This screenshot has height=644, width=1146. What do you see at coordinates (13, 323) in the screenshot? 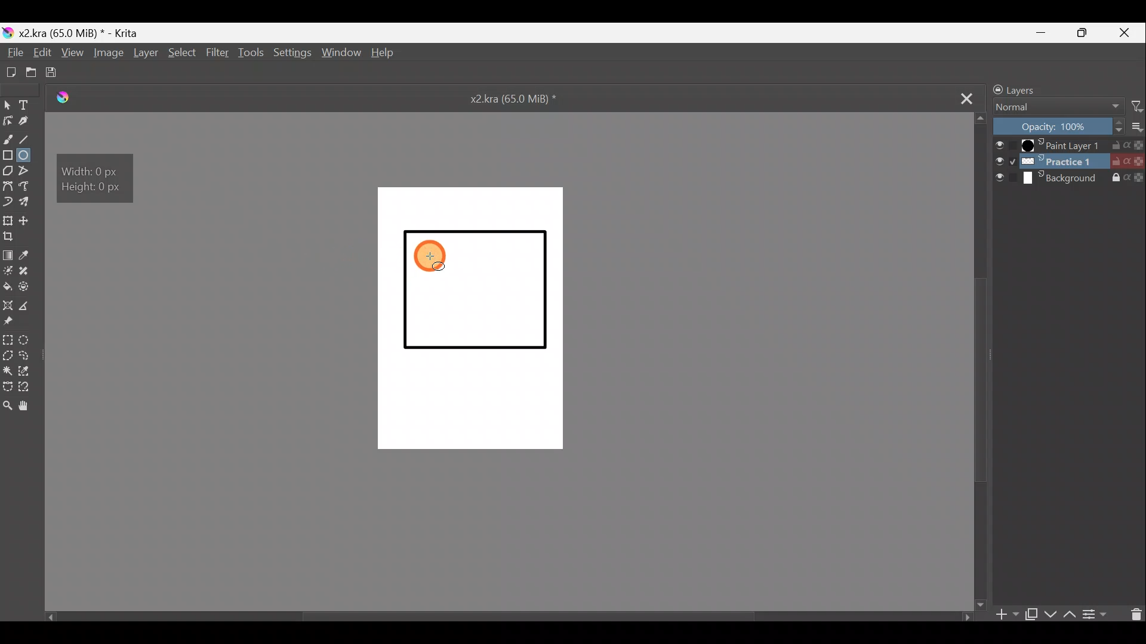
I see `Reference images tool` at bounding box center [13, 323].